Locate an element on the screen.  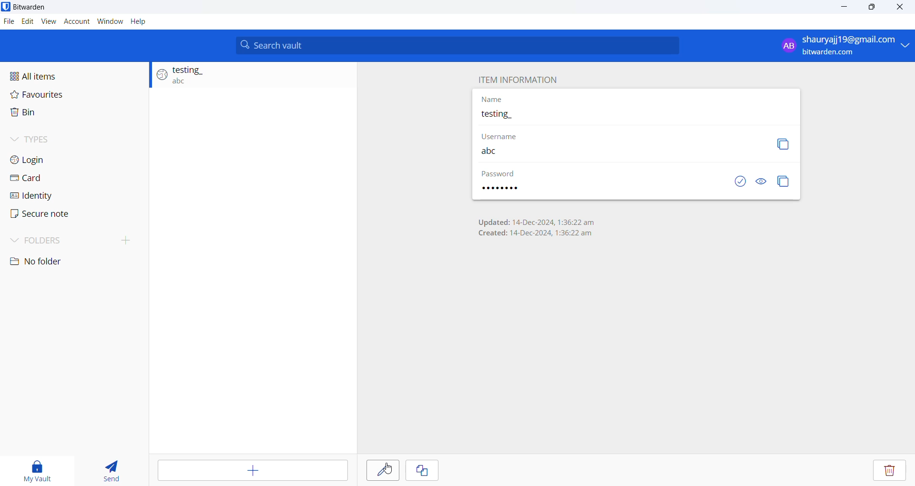
Bin is located at coordinates (69, 113).